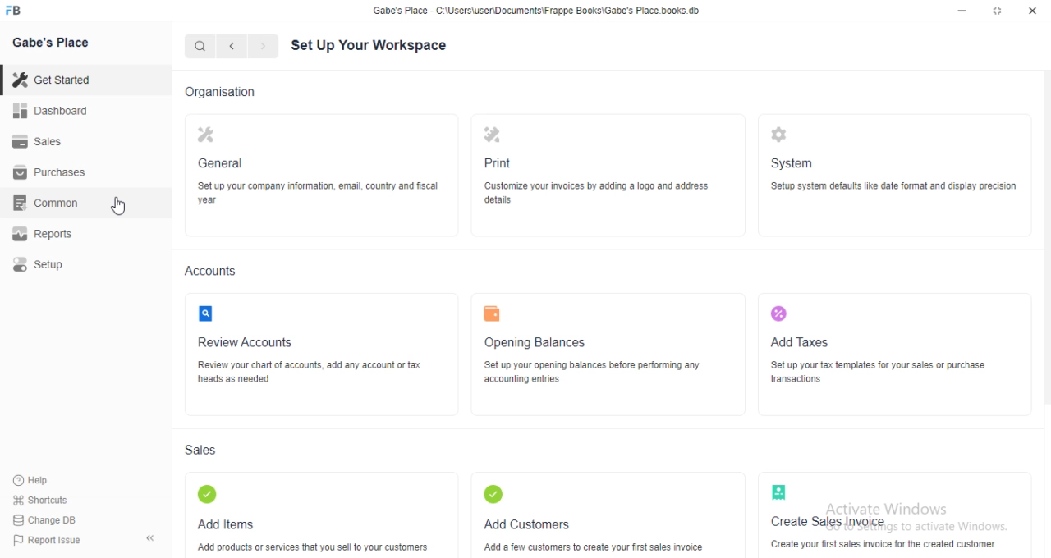 This screenshot has height=558, width=1051. I want to click on Help, so click(38, 480).